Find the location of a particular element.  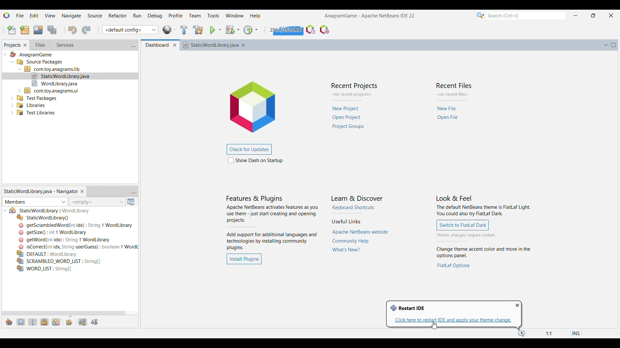

Keyboard shortcuts is located at coordinates (354, 208).